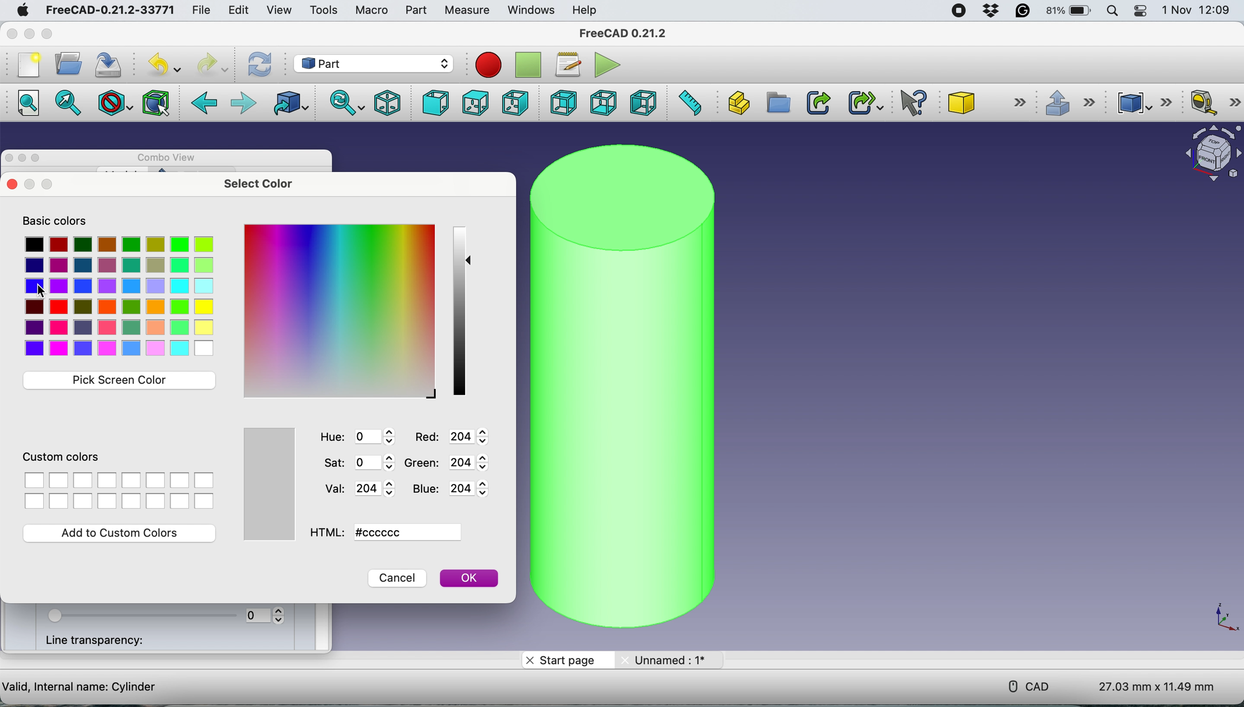  I want to click on val, so click(354, 488).